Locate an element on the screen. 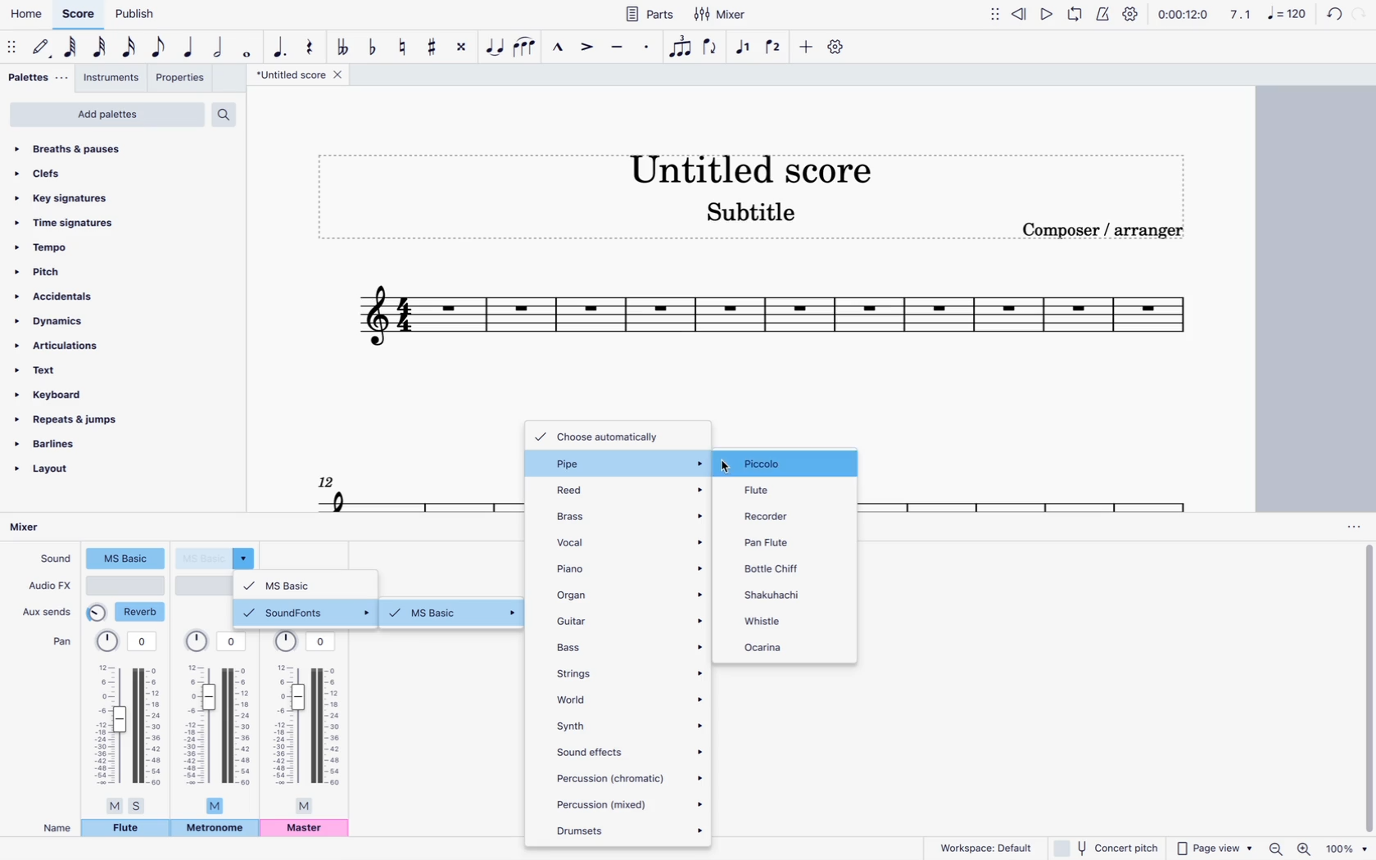 The height and width of the screenshot is (860, 1376). eight note is located at coordinates (160, 47).